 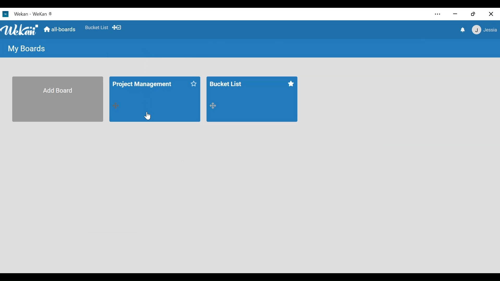 I want to click on Wekan, so click(x=42, y=14).